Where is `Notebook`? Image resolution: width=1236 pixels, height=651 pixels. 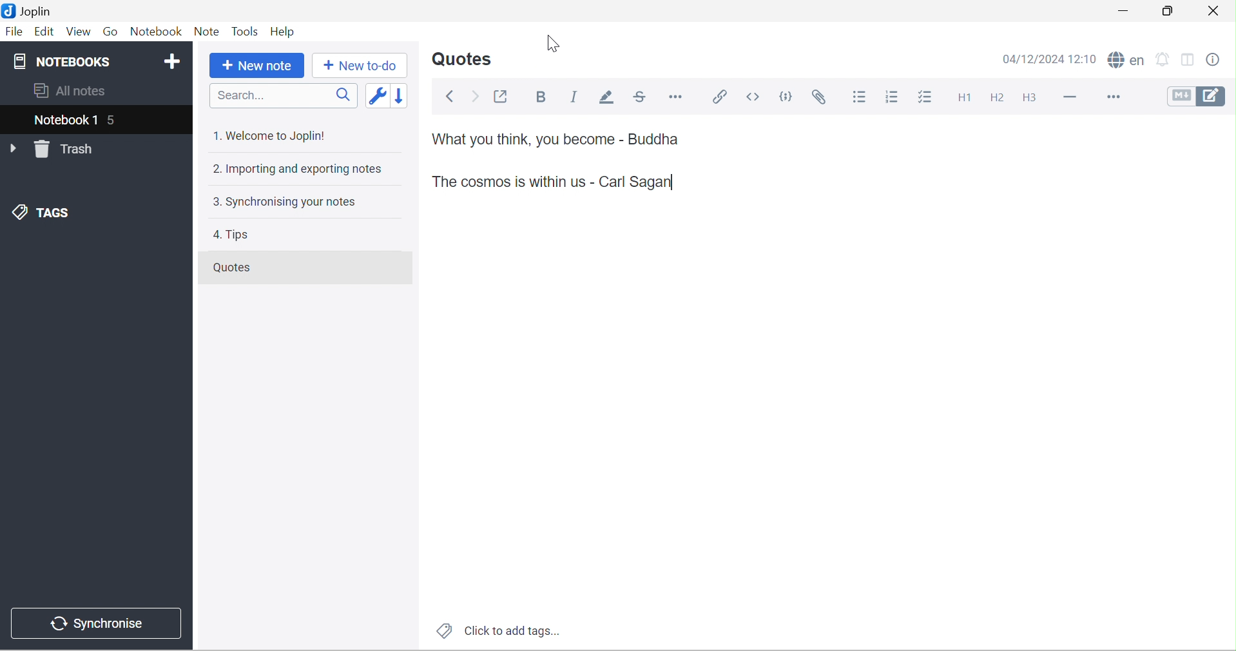
Notebook is located at coordinates (158, 33).